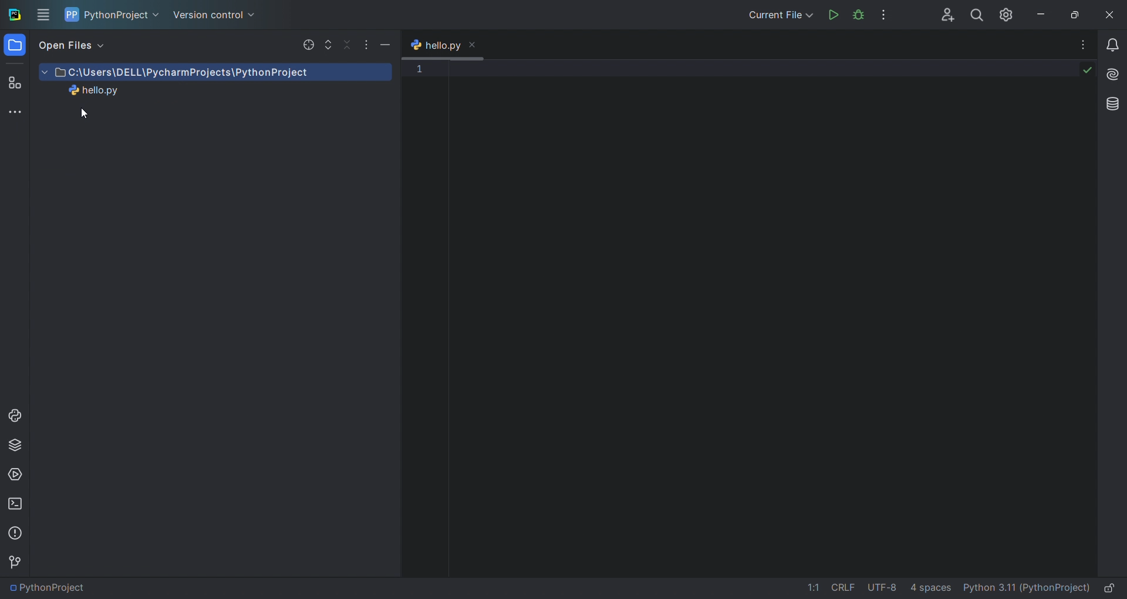 The width and height of the screenshot is (1127, 599). I want to click on version control, so click(16, 562).